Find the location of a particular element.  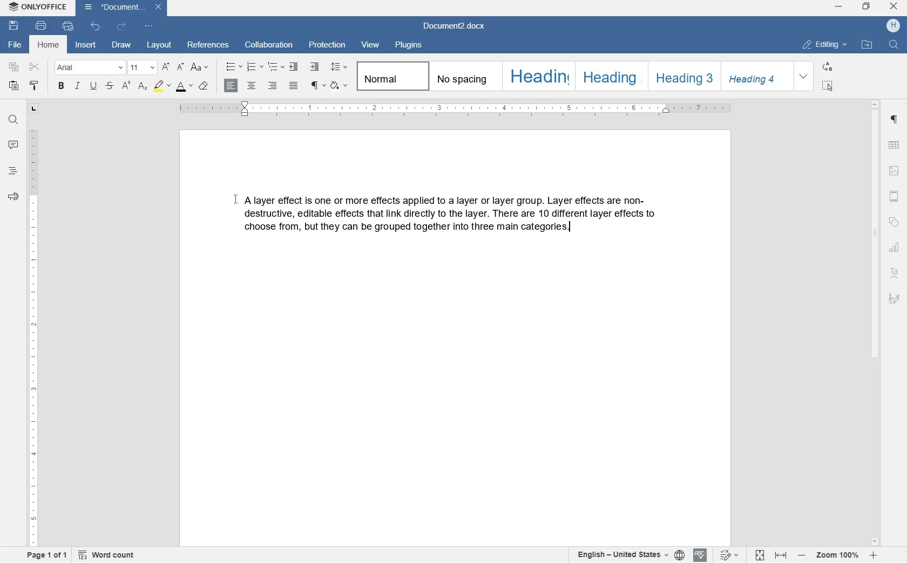

editing is located at coordinates (825, 46).